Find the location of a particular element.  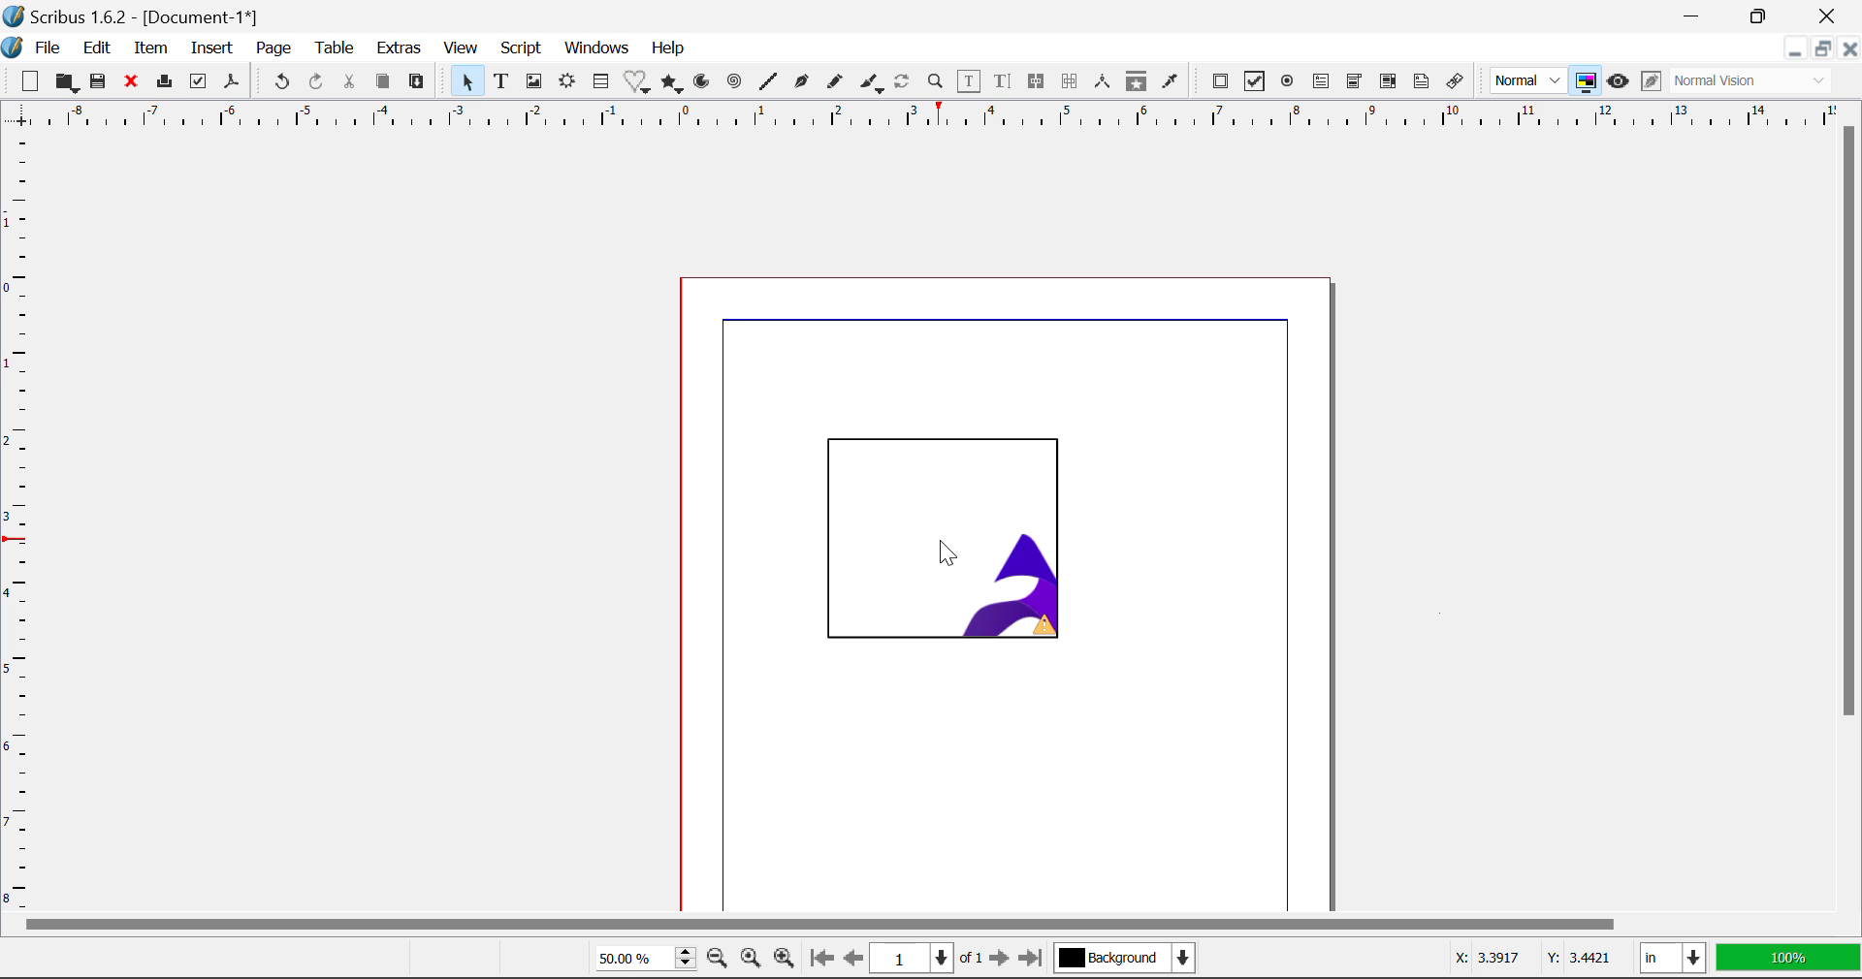

Special Shape is located at coordinates (635, 81).